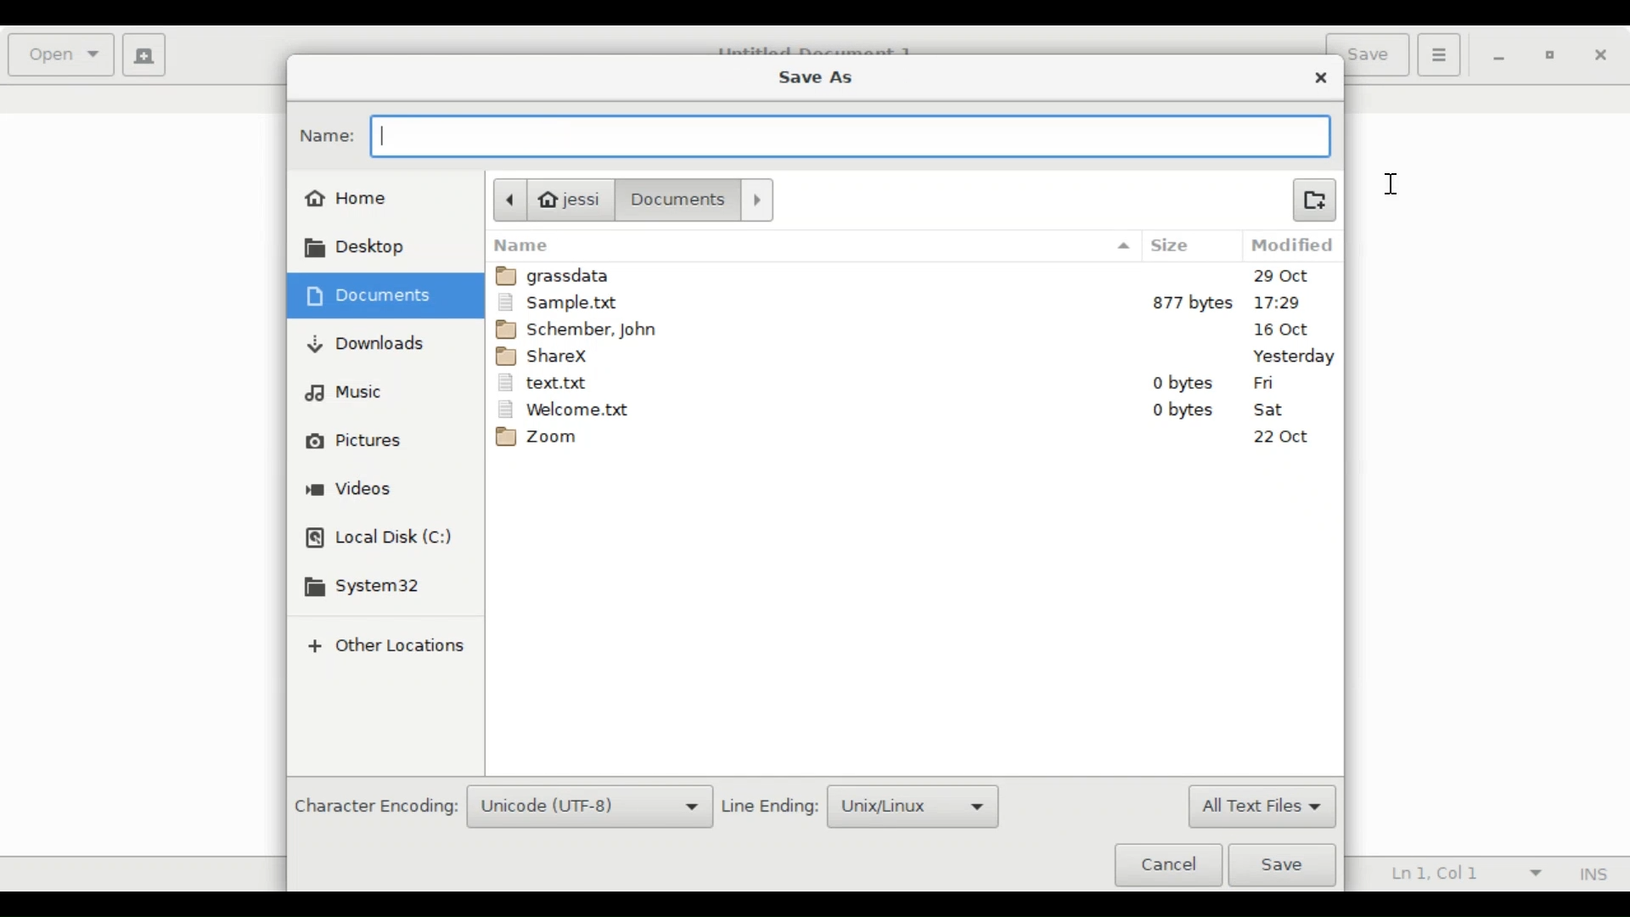 The image size is (1630, 917). What do you see at coordinates (1261, 807) in the screenshot?
I see `All Text Files` at bounding box center [1261, 807].